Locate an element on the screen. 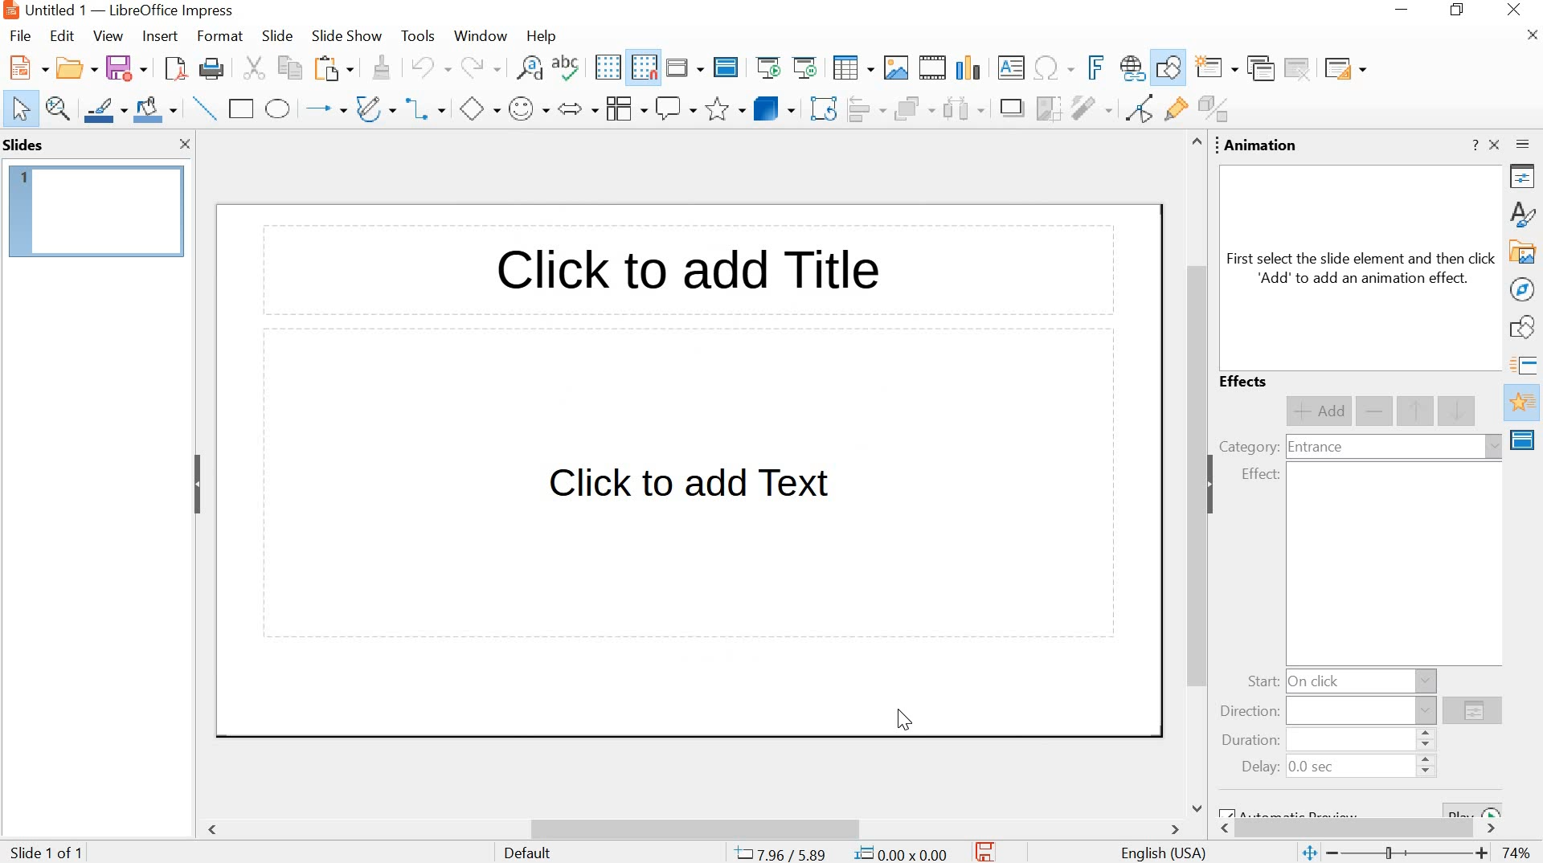  scroll bar is located at coordinates (696, 829).